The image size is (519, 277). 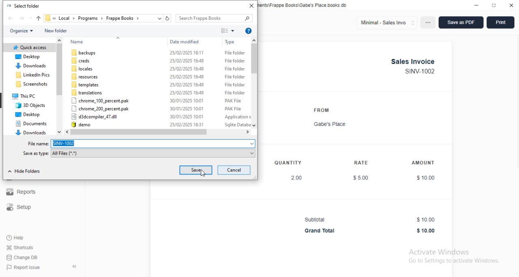 What do you see at coordinates (31, 124) in the screenshot?
I see `documents` at bounding box center [31, 124].